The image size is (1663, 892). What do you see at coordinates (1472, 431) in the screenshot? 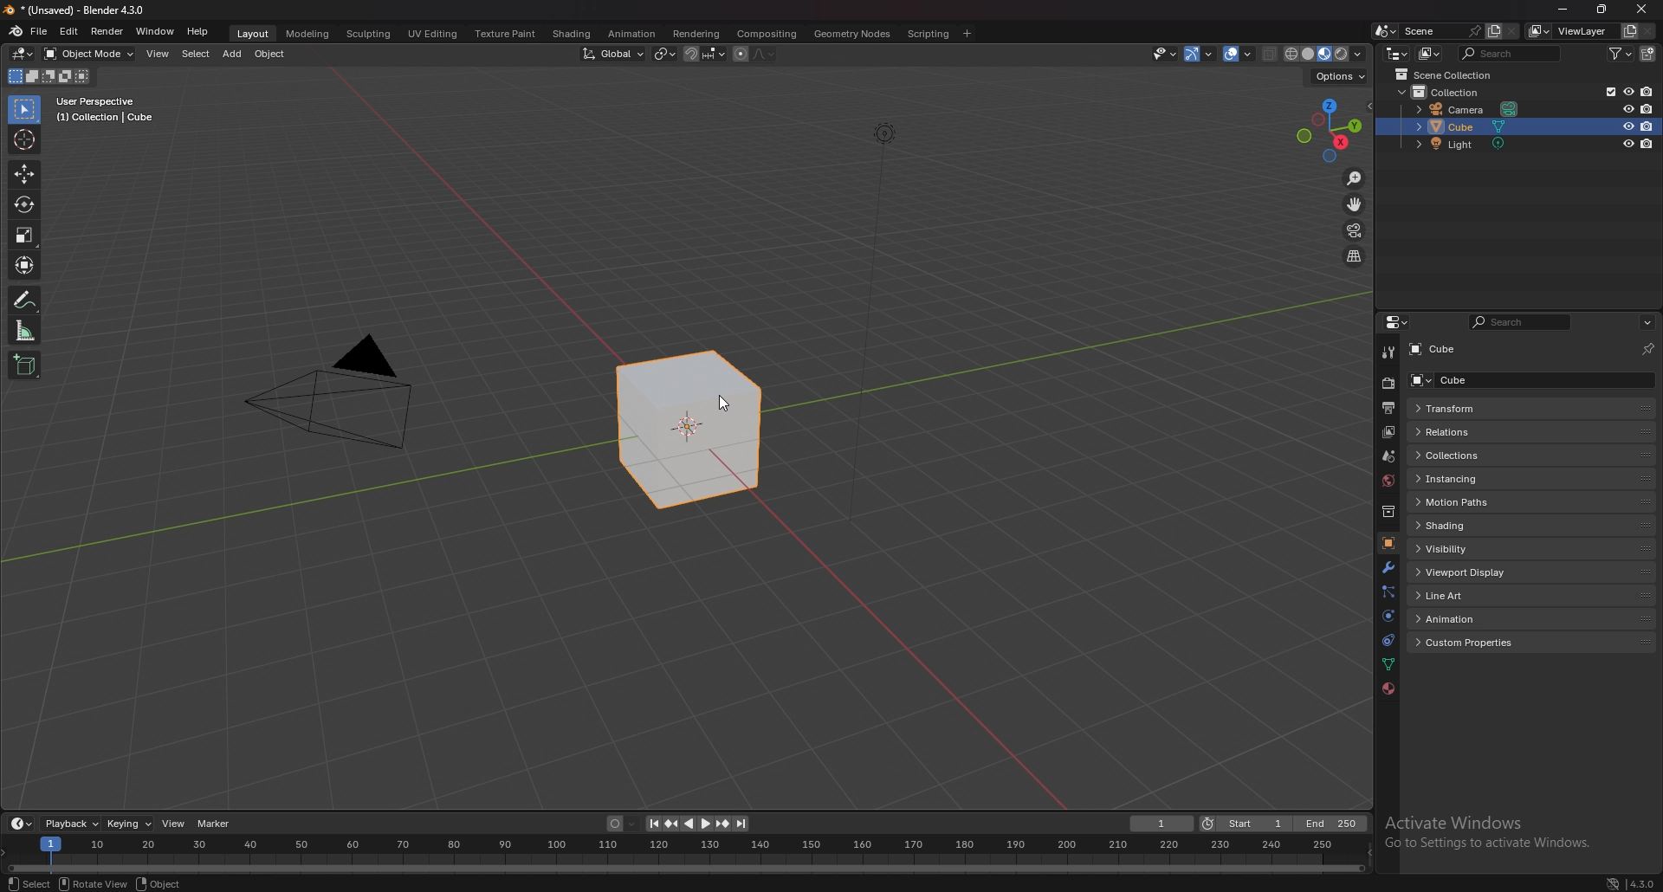
I see `relations` at bounding box center [1472, 431].